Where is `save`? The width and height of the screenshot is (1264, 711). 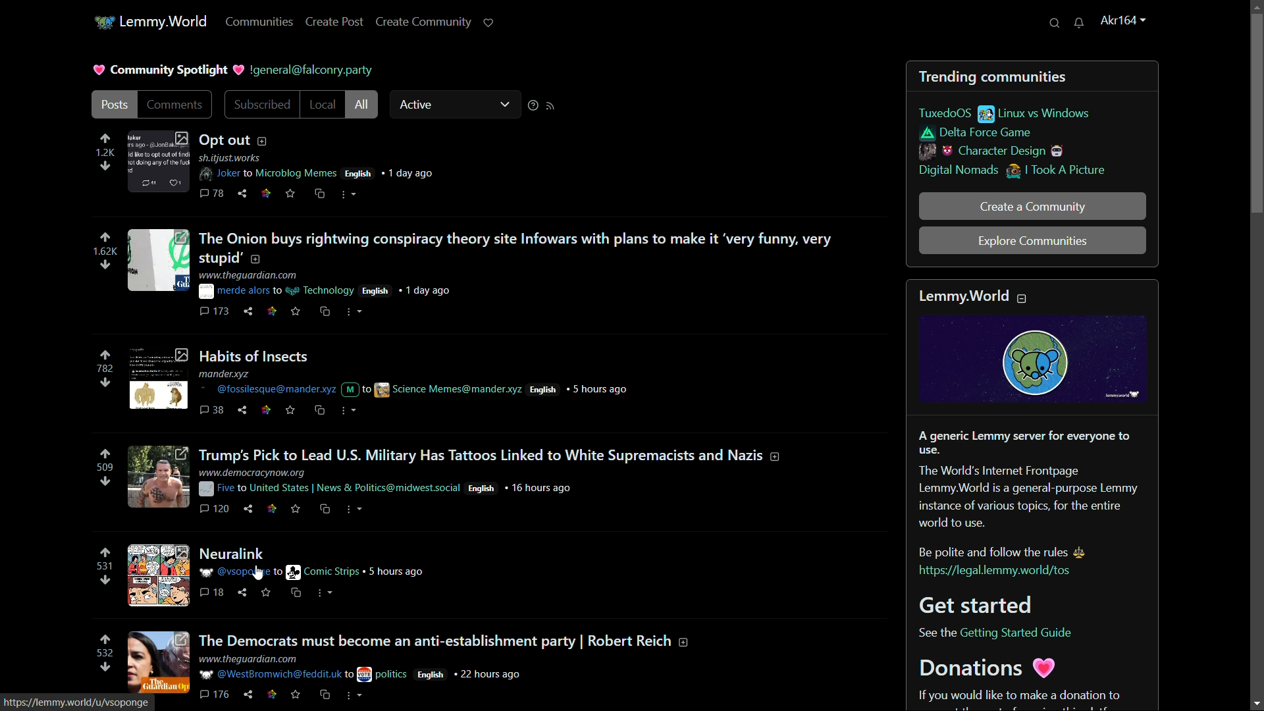 save is located at coordinates (299, 312).